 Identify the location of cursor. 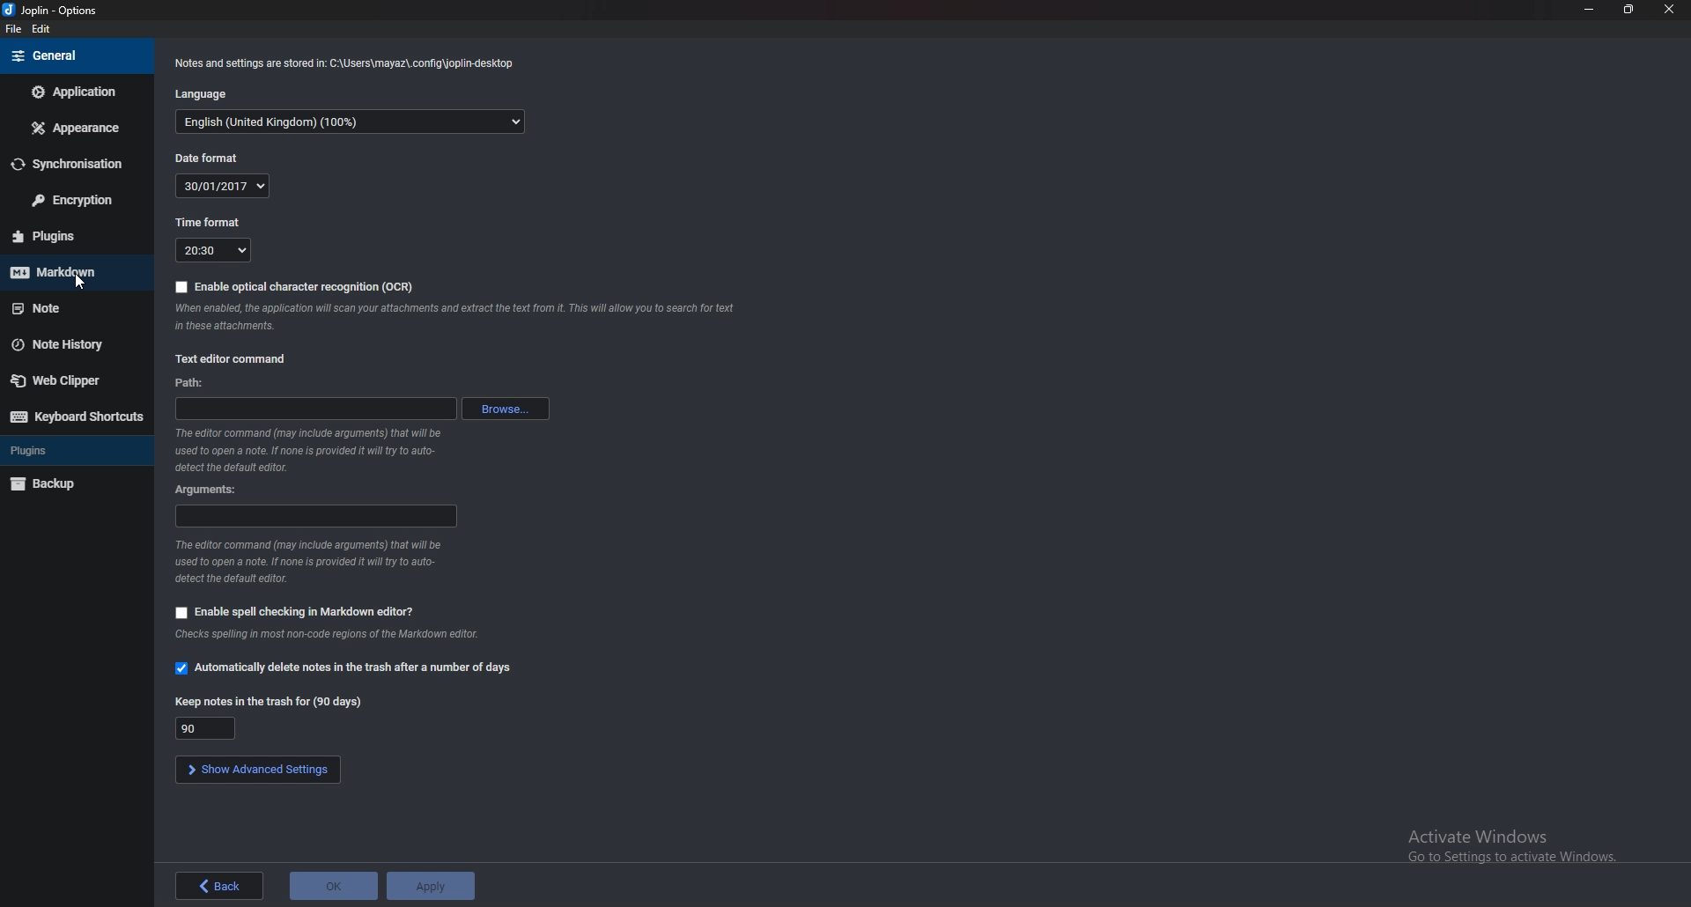
(78, 281).